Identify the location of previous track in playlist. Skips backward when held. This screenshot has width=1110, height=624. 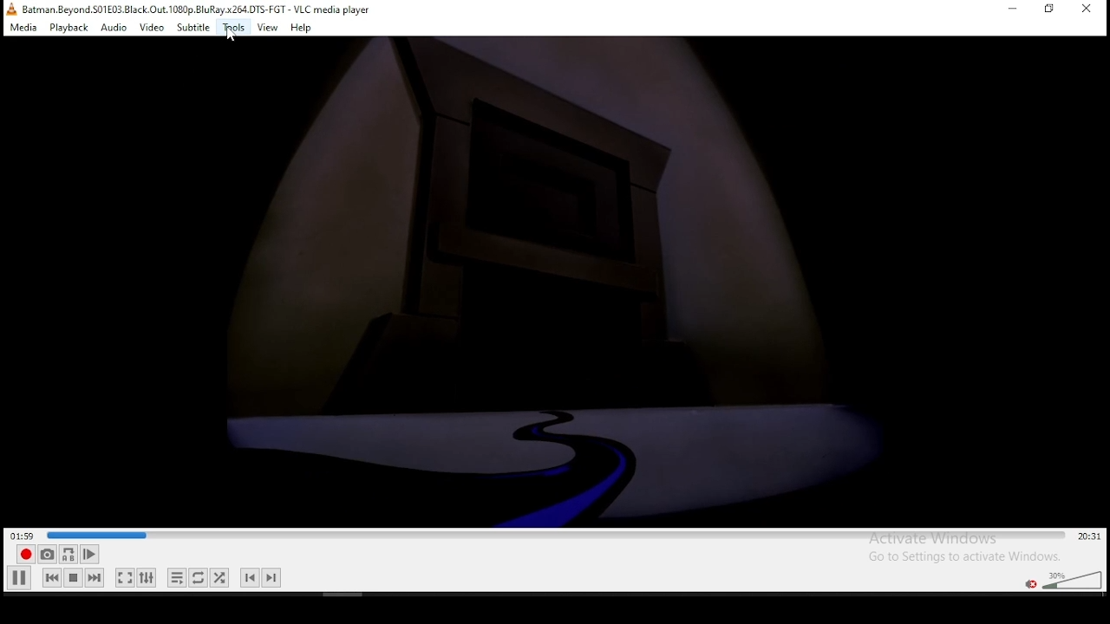
(51, 576).